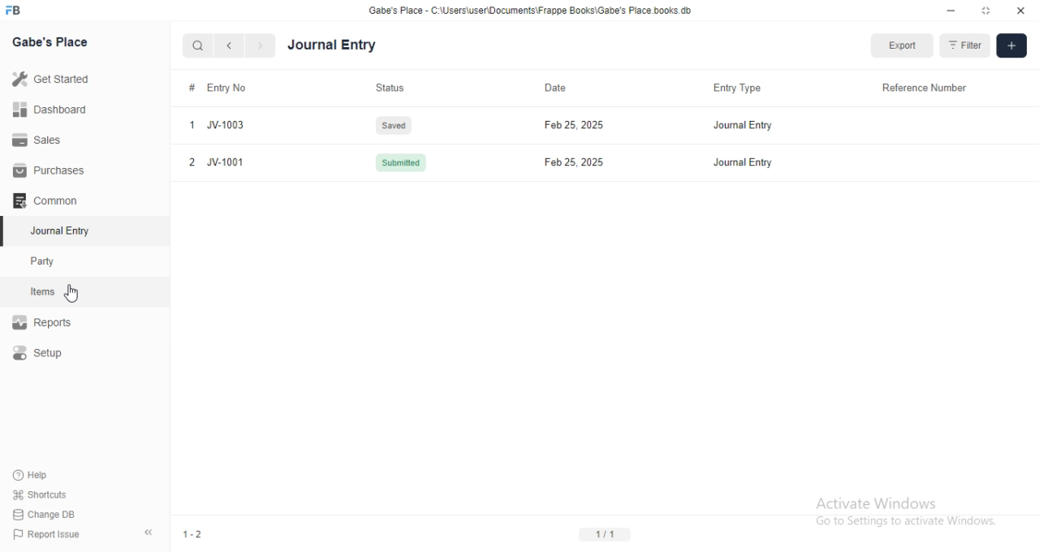 This screenshot has height=552, width=1039. What do you see at coordinates (42, 139) in the screenshot?
I see `Sales` at bounding box center [42, 139].